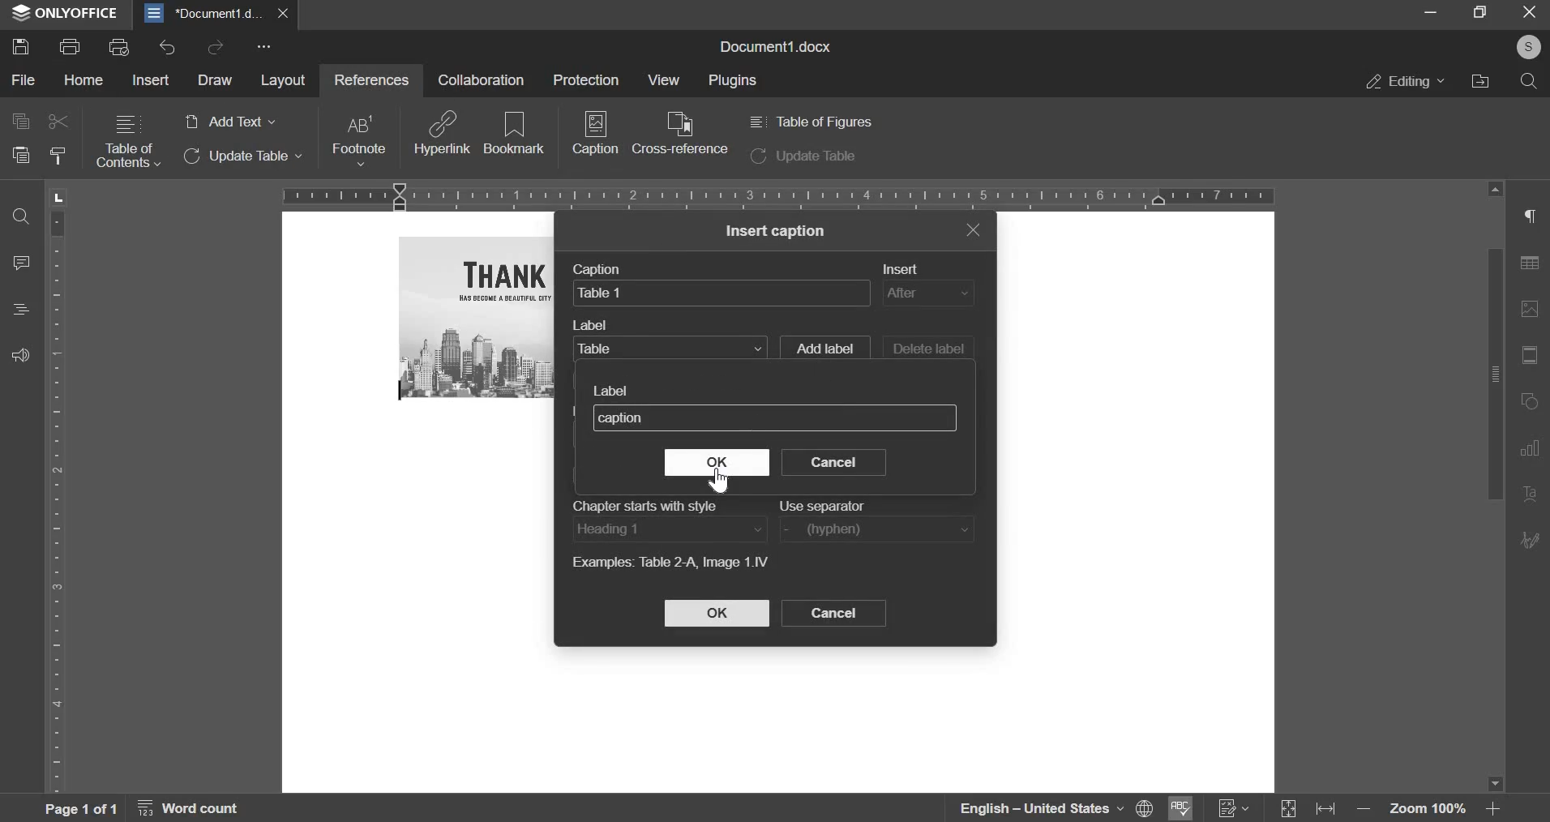 The width and height of the screenshot is (1550, 822). I want to click on Insert, so click(899, 268).